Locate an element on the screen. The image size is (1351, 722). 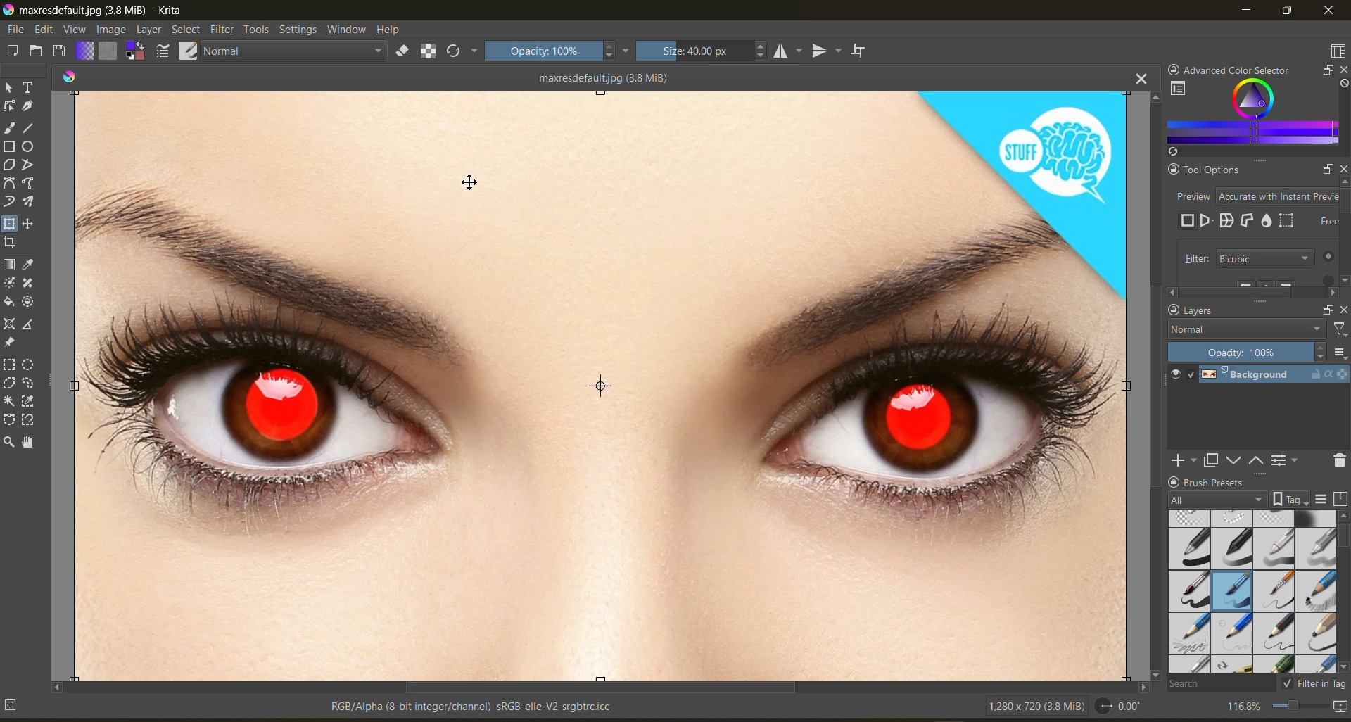
metadata is located at coordinates (312, 706).